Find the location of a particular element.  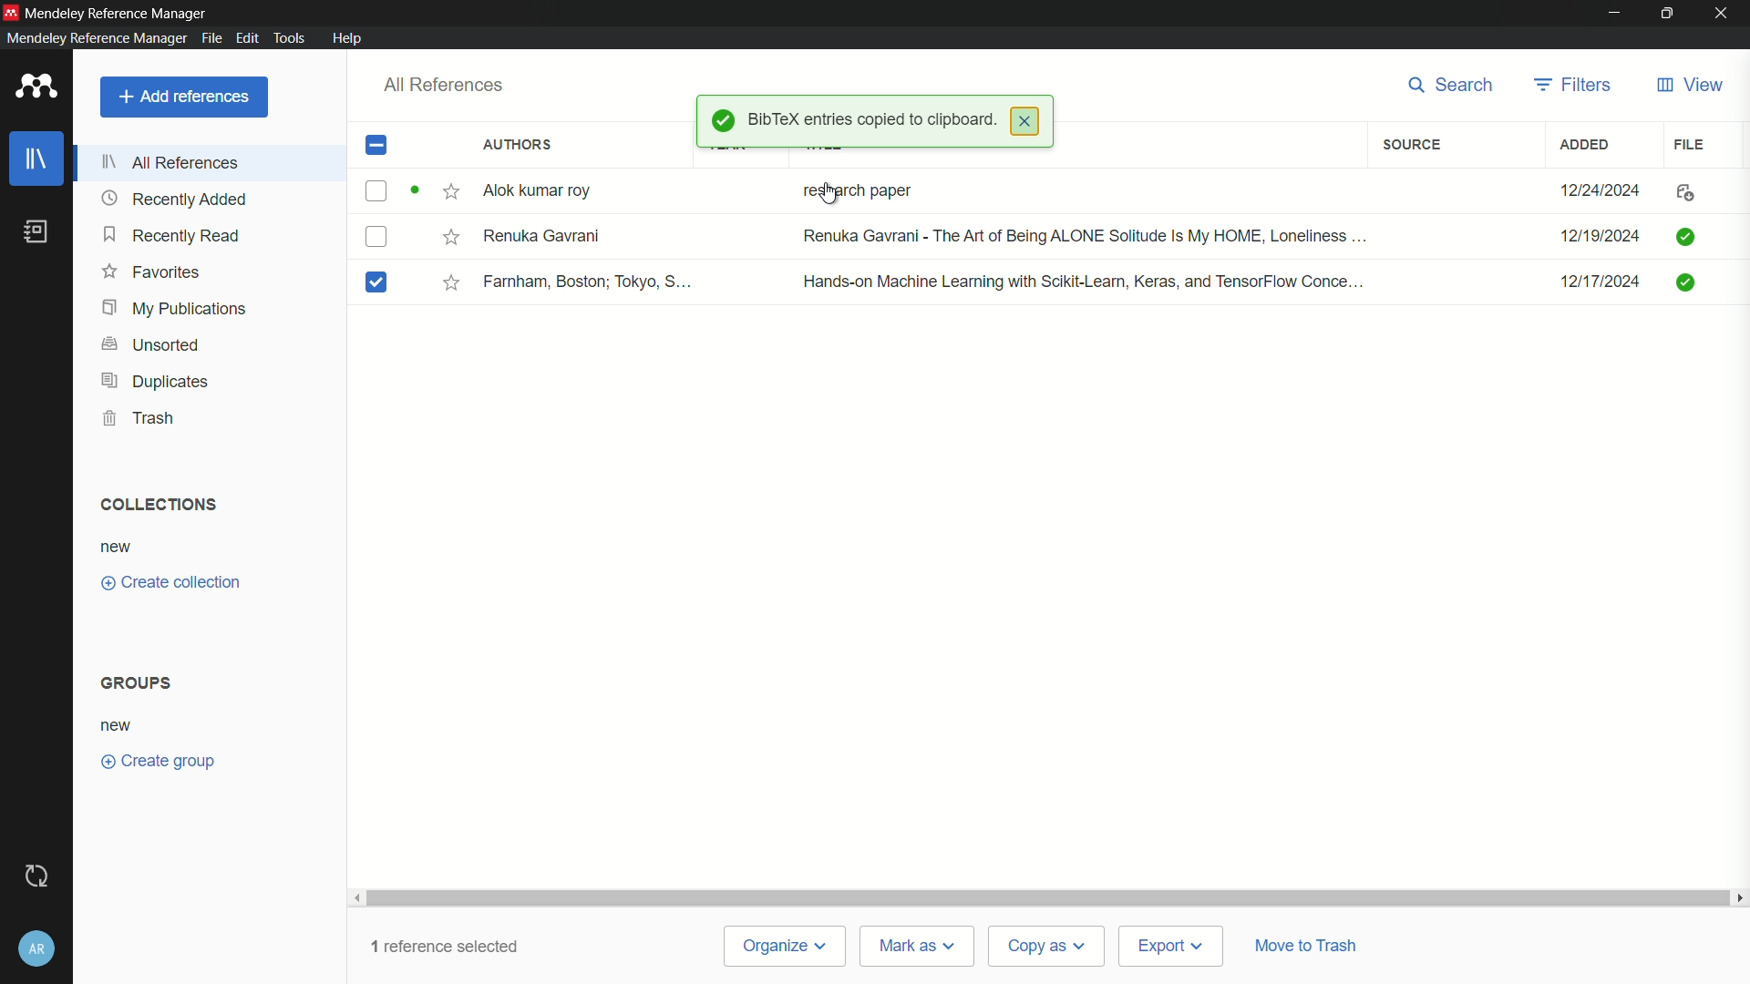

minimize is located at coordinates (1611, 12).